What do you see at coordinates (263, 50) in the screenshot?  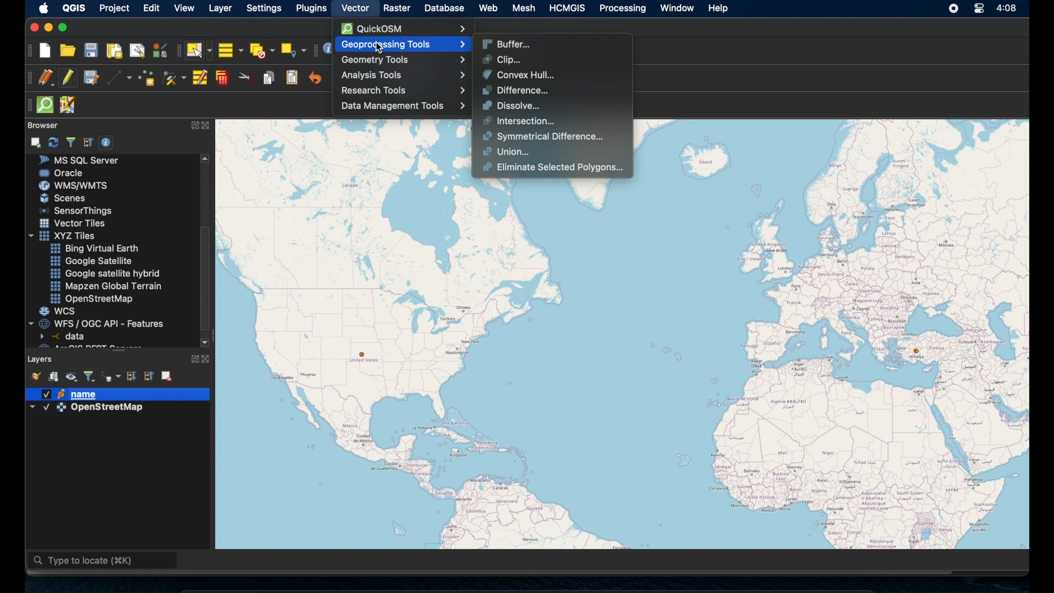 I see `deselect features form all layers` at bounding box center [263, 50].